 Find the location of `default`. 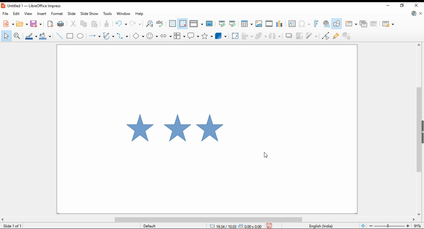

default is located at coordinates (157, 225).